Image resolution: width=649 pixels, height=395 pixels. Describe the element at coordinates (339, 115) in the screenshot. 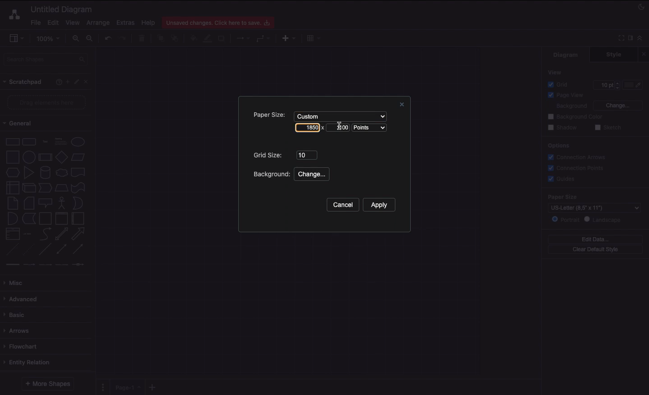

I see `Custom` at that location.